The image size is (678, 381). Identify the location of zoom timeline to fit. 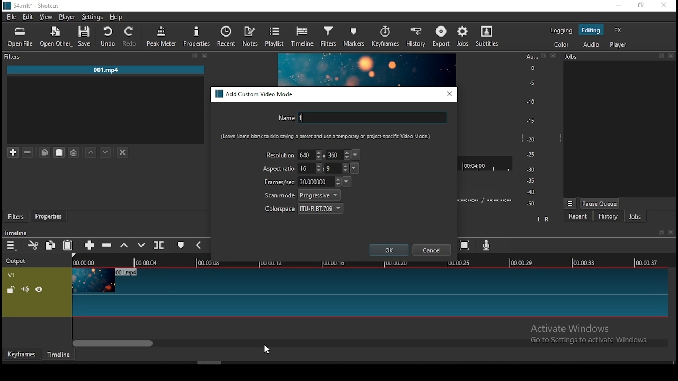
(466, 246).